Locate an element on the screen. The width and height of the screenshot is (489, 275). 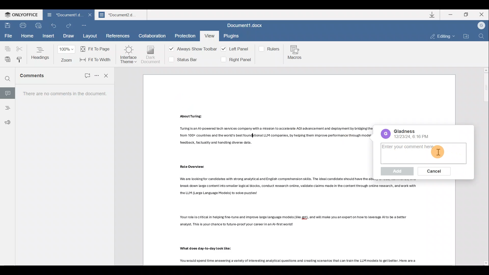
Document1.docx is located at coordinates (246, 26).